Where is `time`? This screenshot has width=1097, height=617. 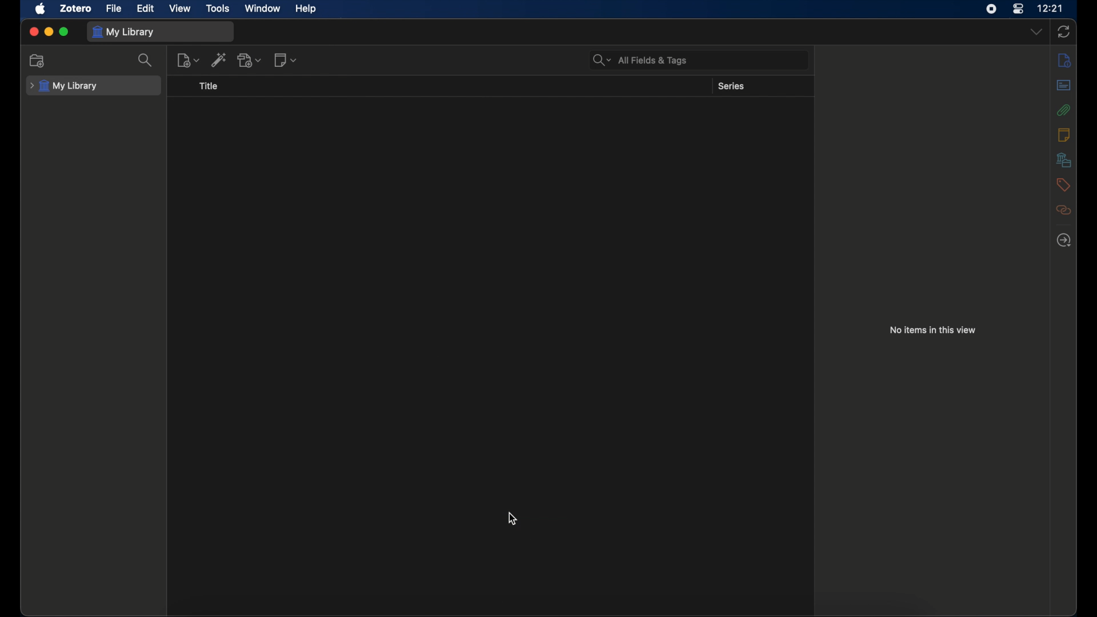
time is located at coordinates (1050, 7).